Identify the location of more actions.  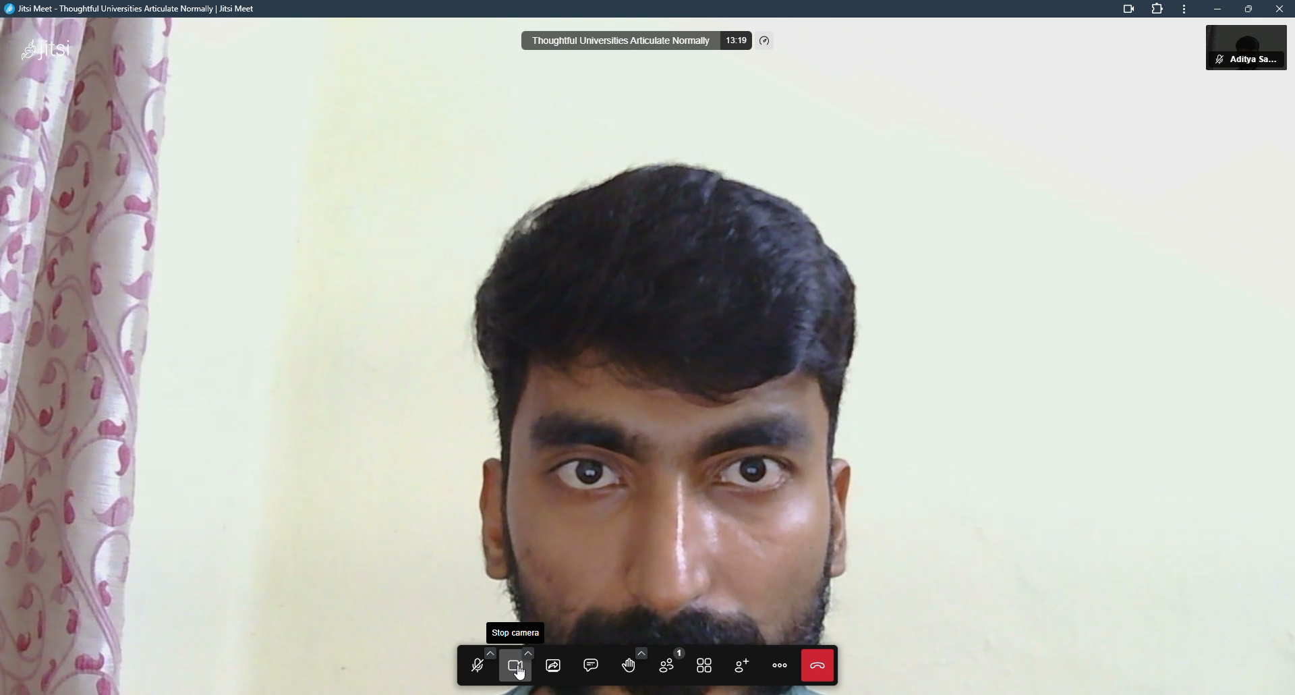
(779, 665).